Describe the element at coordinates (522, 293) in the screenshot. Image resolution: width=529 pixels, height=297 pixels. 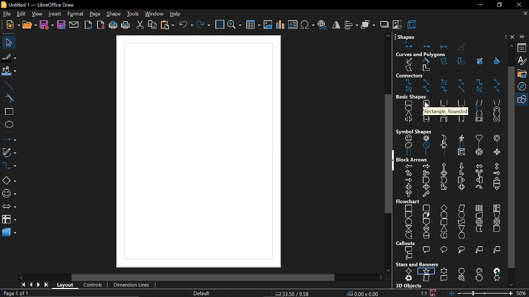
I see `current zoom` at that location.